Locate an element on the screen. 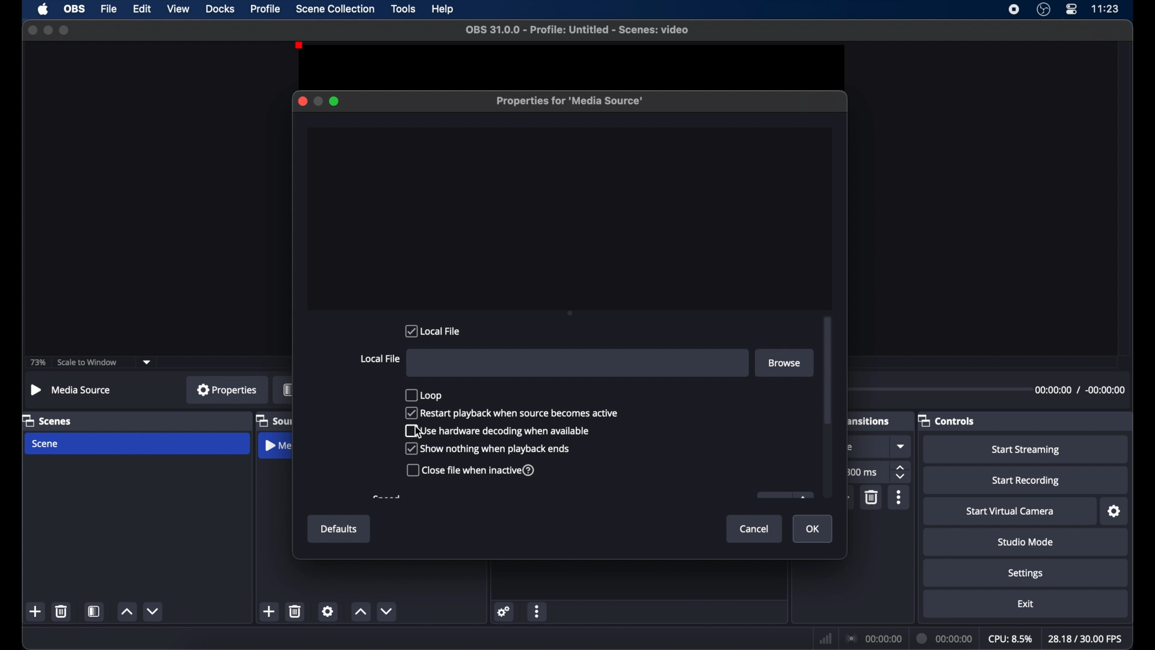 The width and height of the screenshot is (1155, 650). scroll box is located at coordinates (829, 371).